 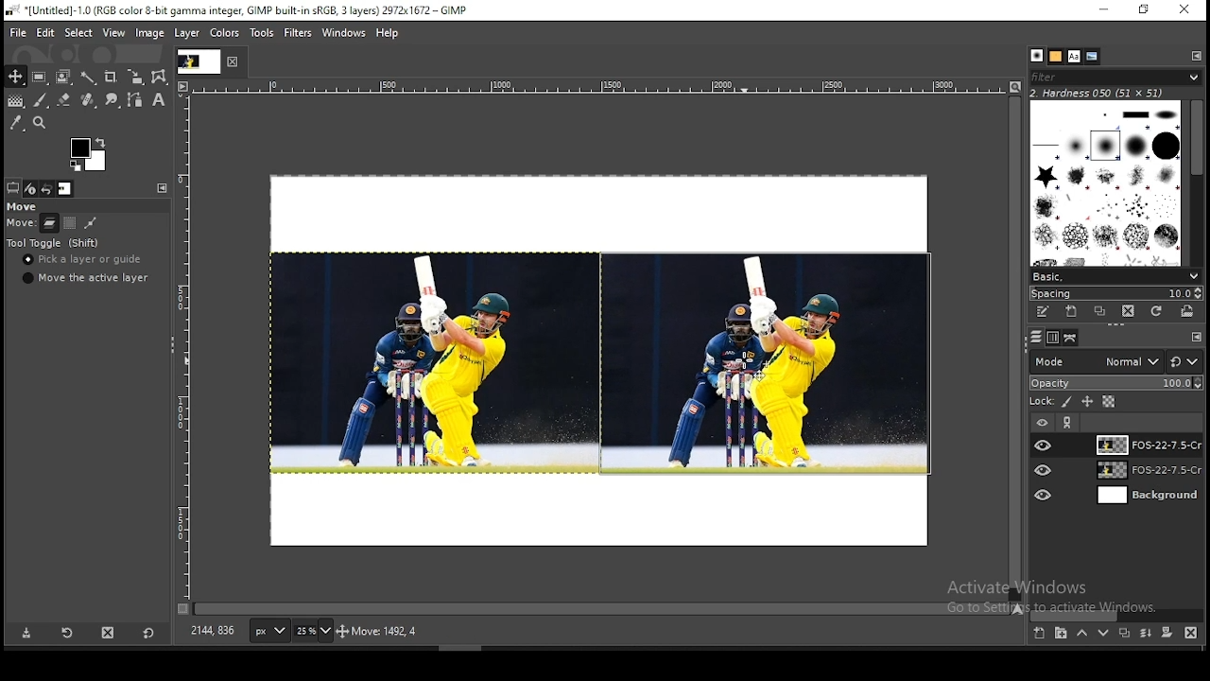 I want to click on layer visibility on/off, so click(x=1045, y=493).